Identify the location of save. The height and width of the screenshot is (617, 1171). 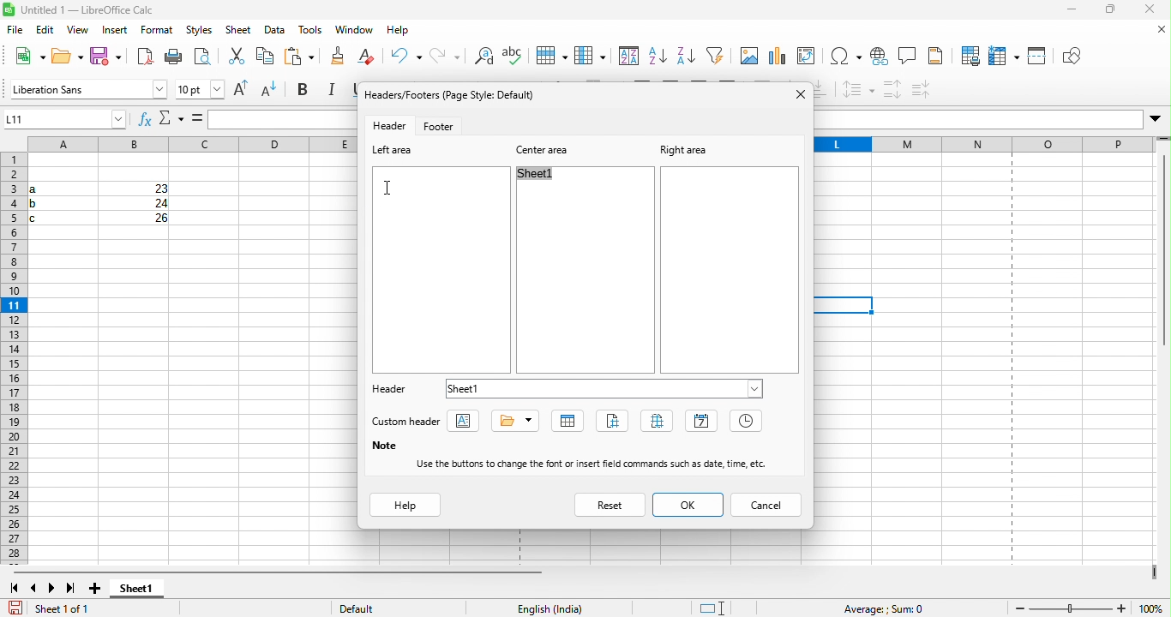
(105, 57).